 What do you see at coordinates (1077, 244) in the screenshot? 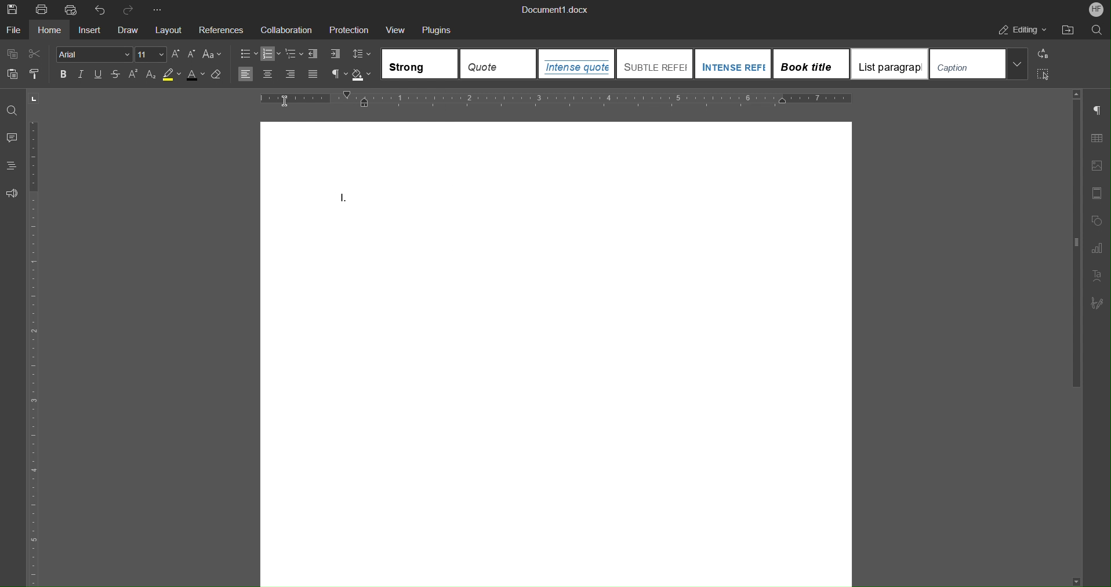
I see `Scrollbar` at bounding box center [1077, 244].